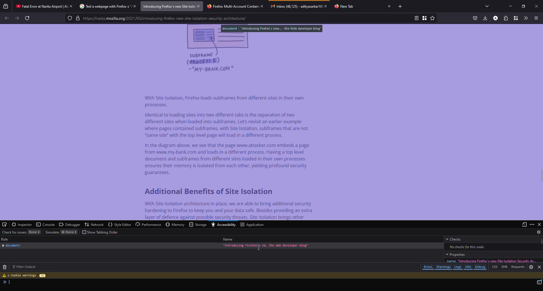  Describe the element at coordinates (231, 6) in the screenshot. I see `Firefox Multi-Account Contain` at that location.